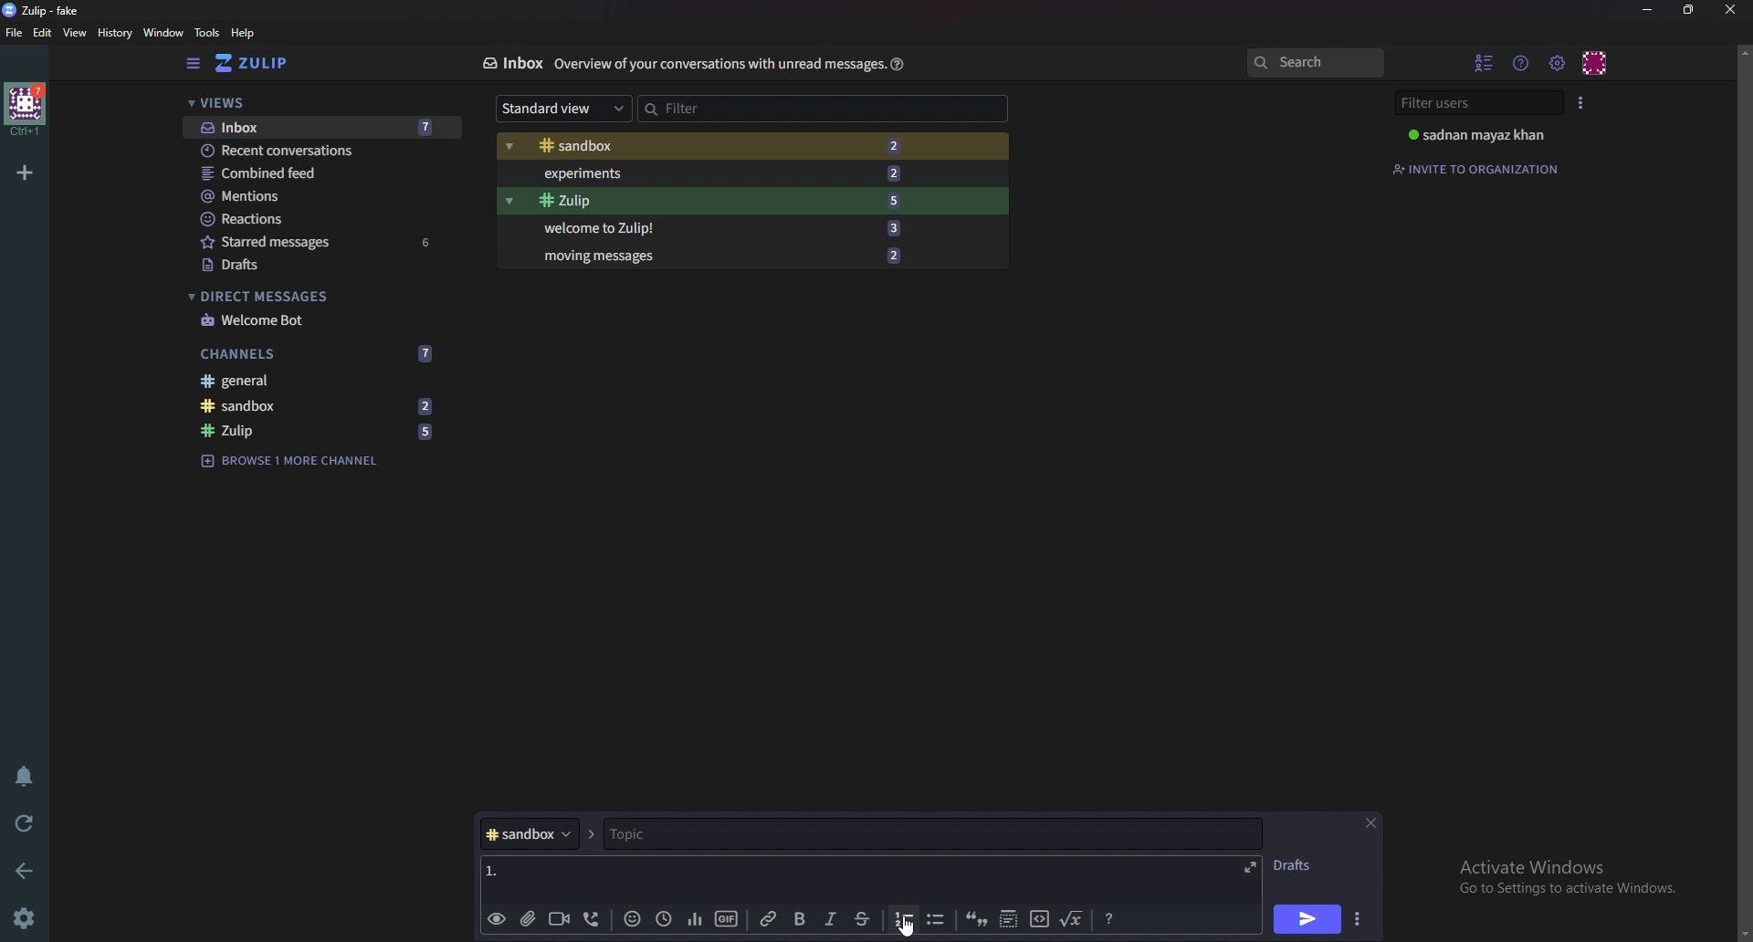 The width and height of the screenshot is (1753, 942). What do you see at coordinates (770, 919) in the screenshot?
I see `link` at bounding box center [770, 919].